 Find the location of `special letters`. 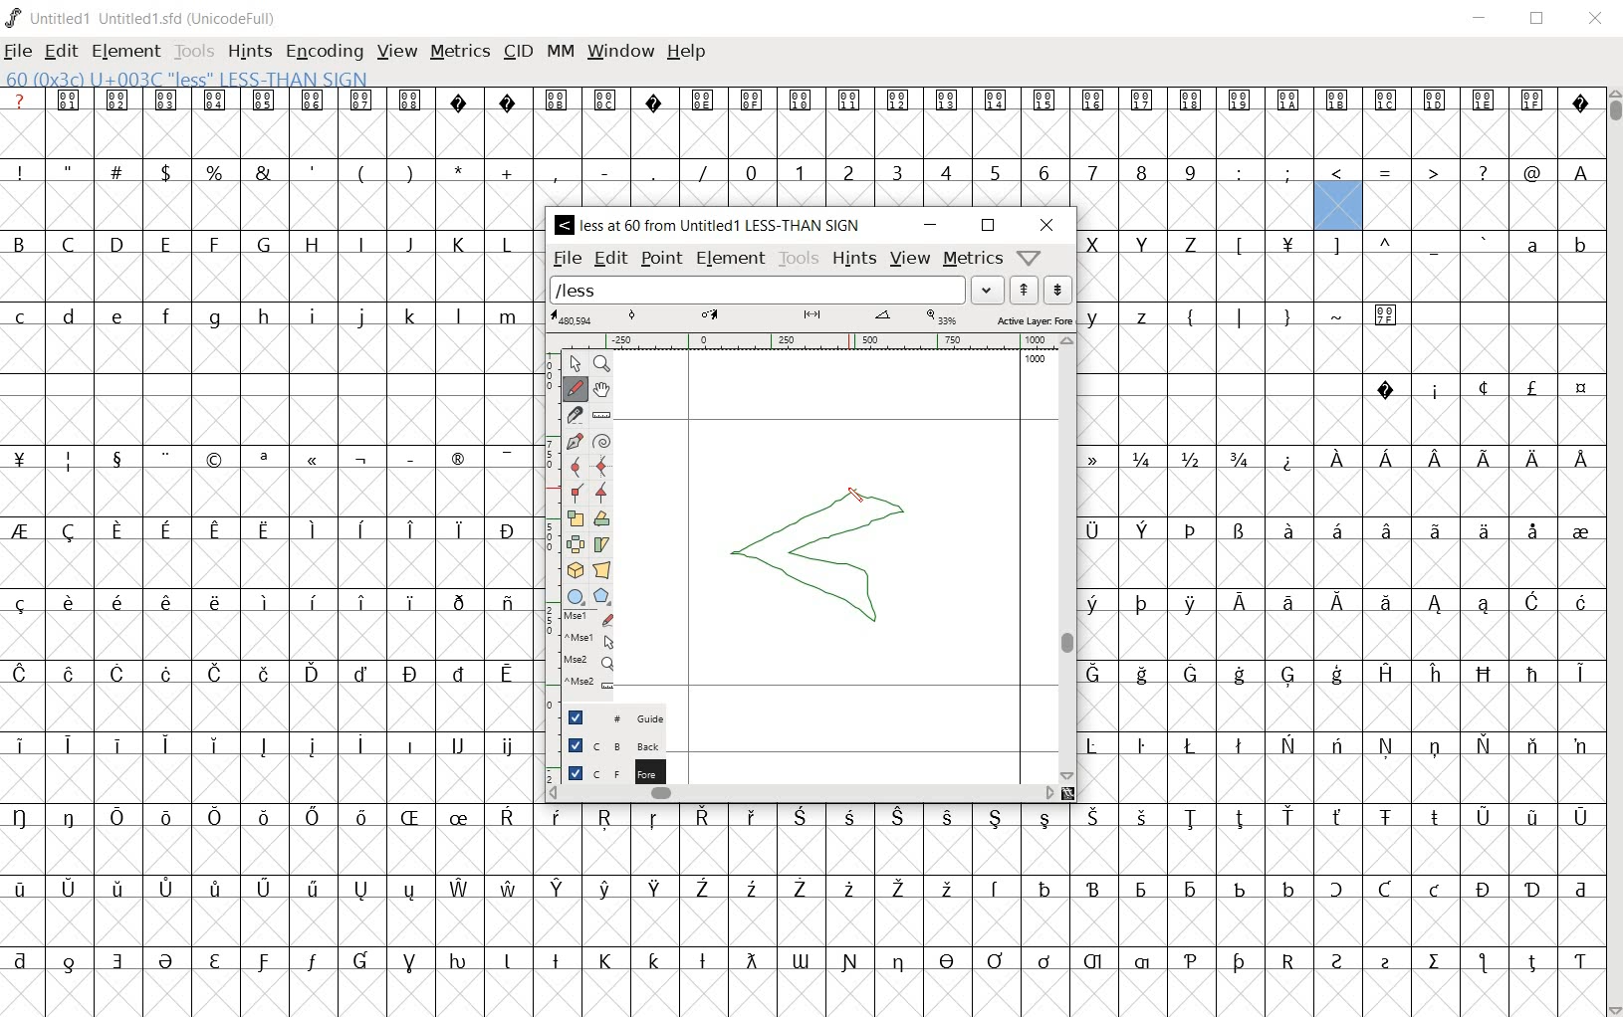

special letters is located at coordinates (1340, 601).